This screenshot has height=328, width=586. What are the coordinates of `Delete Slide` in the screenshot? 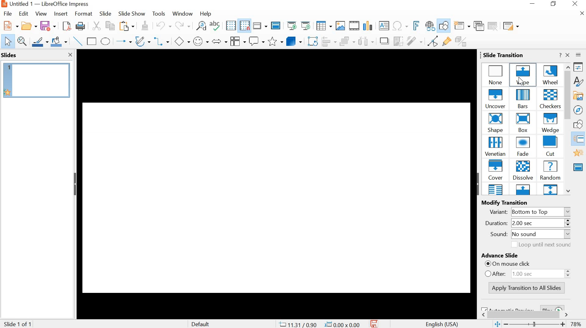 It's located at (494, 26).